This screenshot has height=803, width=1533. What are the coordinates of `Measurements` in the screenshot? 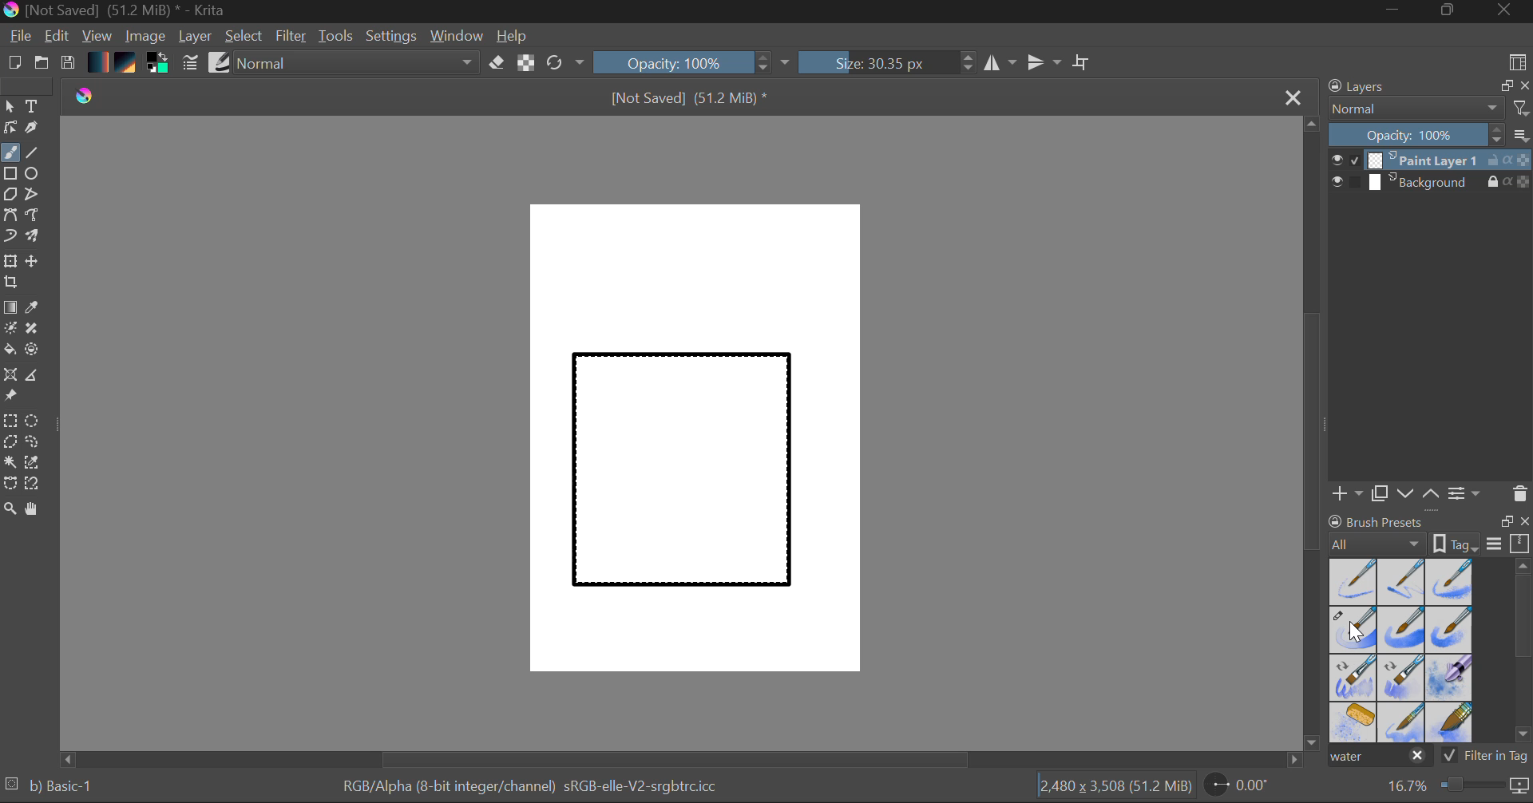 It's located at (34, 378).